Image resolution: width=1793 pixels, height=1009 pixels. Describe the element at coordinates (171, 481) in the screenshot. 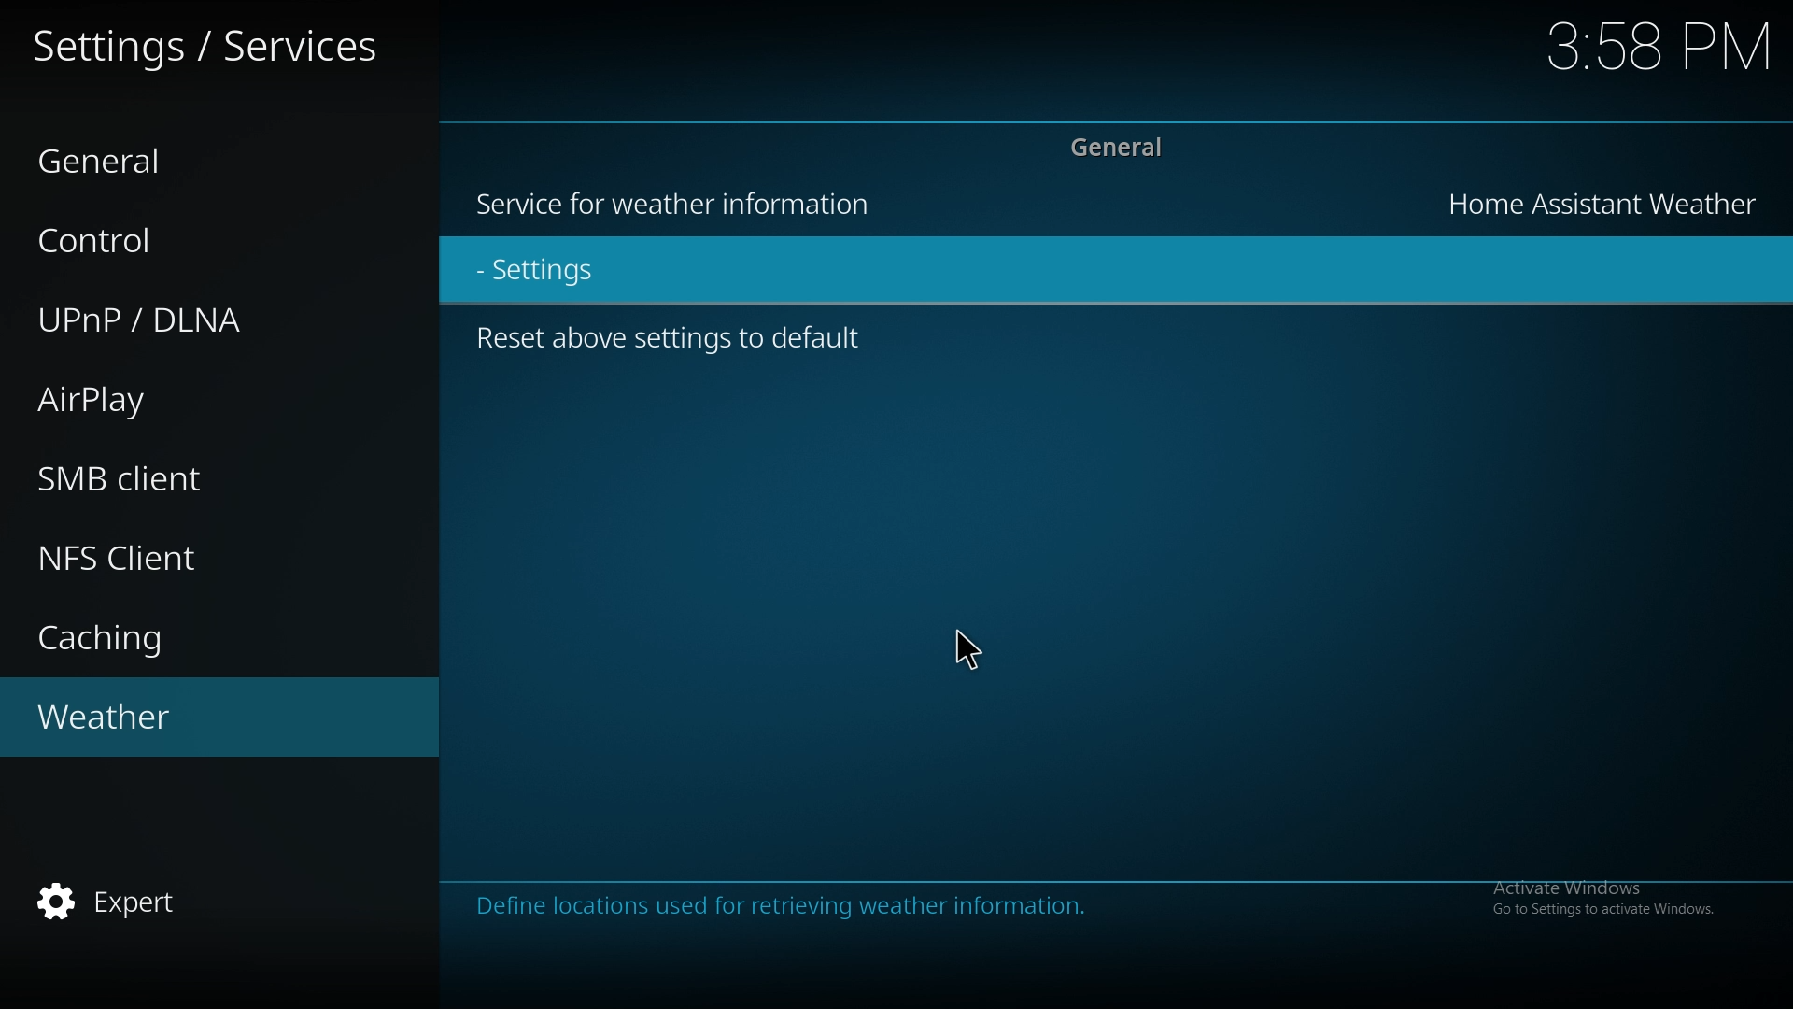

I see `SMB client` at that location.